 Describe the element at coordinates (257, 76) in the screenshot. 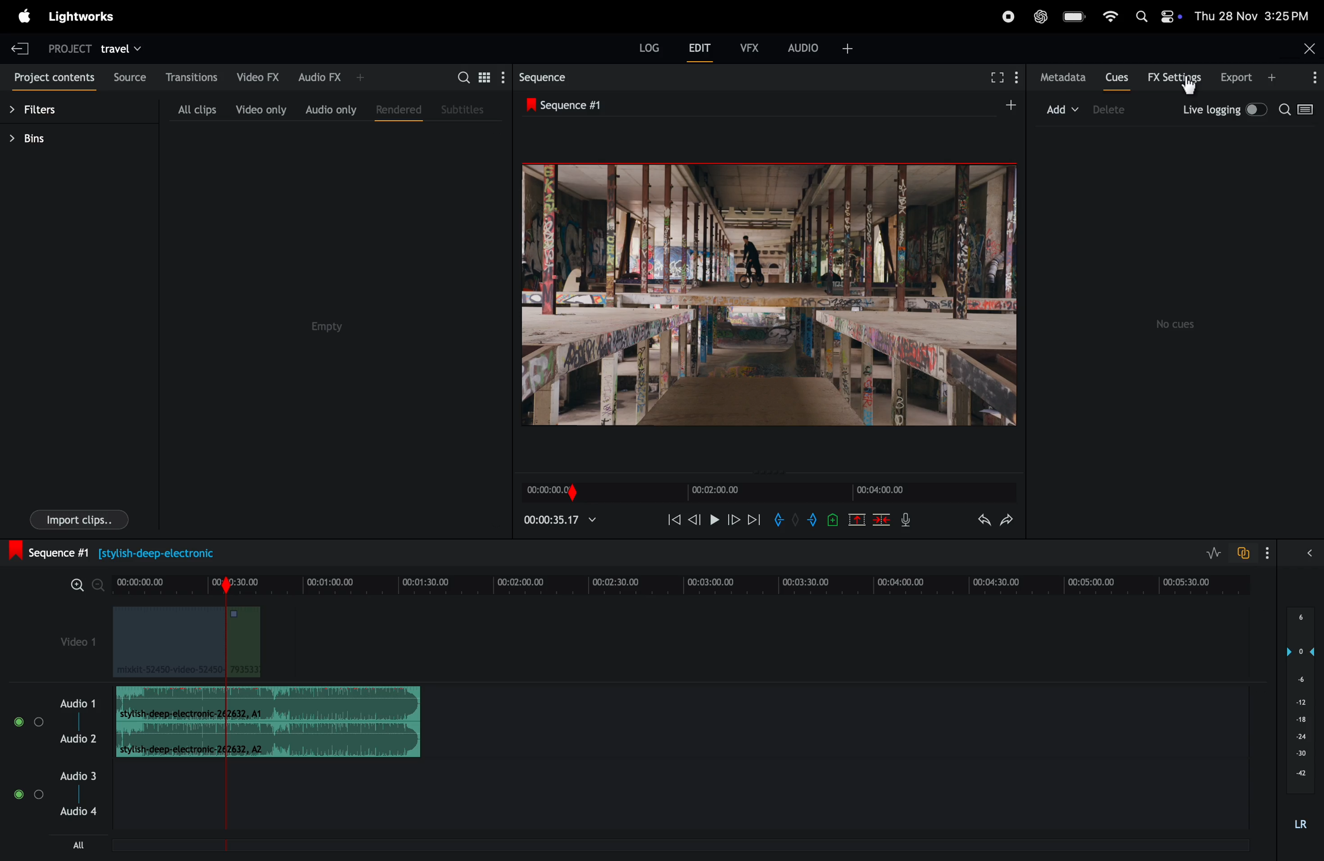

I see `video Fx` at that location.